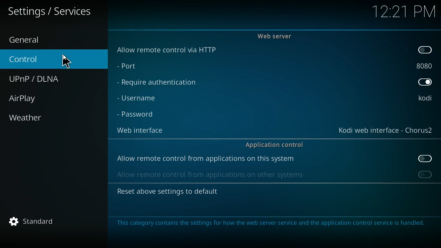 The width and height of the screenshot is (441, 248). What do you see at coordinates (39, 223) in the screenshot?
I see `standard` at bounding box center [39, 223].